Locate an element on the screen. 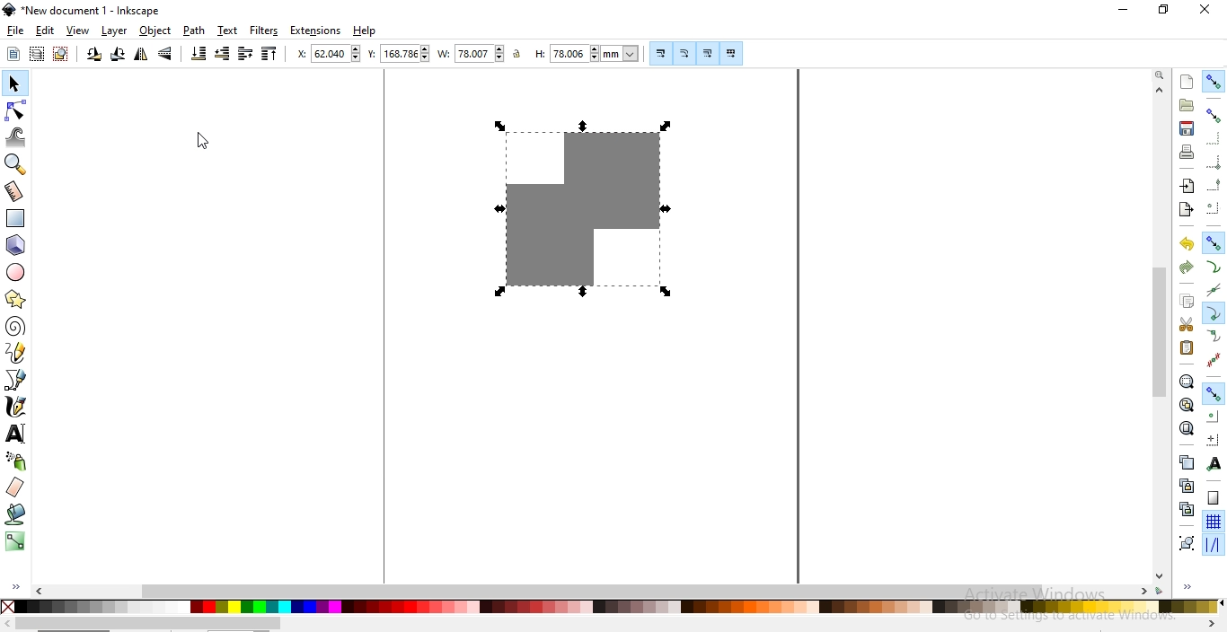 The width and height of the screenshot is (1227, 632). spray objects by sculpting or painting is located at coordinates (16, 461).